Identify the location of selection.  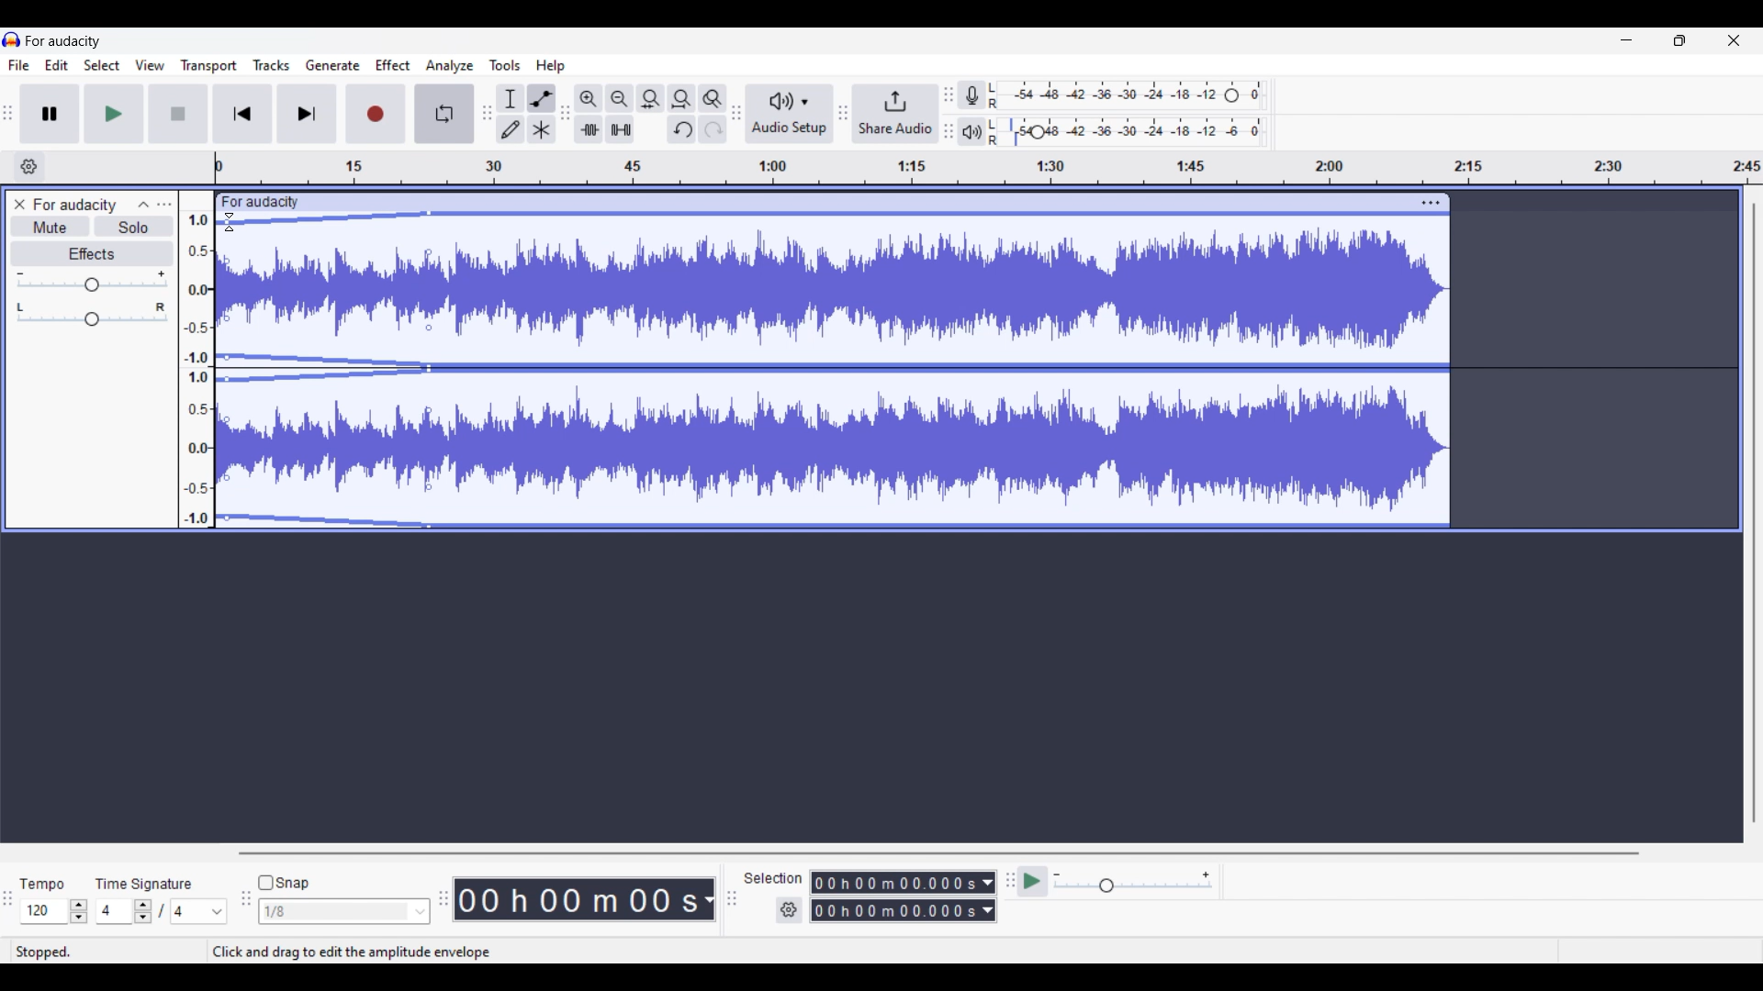
(772, 877).